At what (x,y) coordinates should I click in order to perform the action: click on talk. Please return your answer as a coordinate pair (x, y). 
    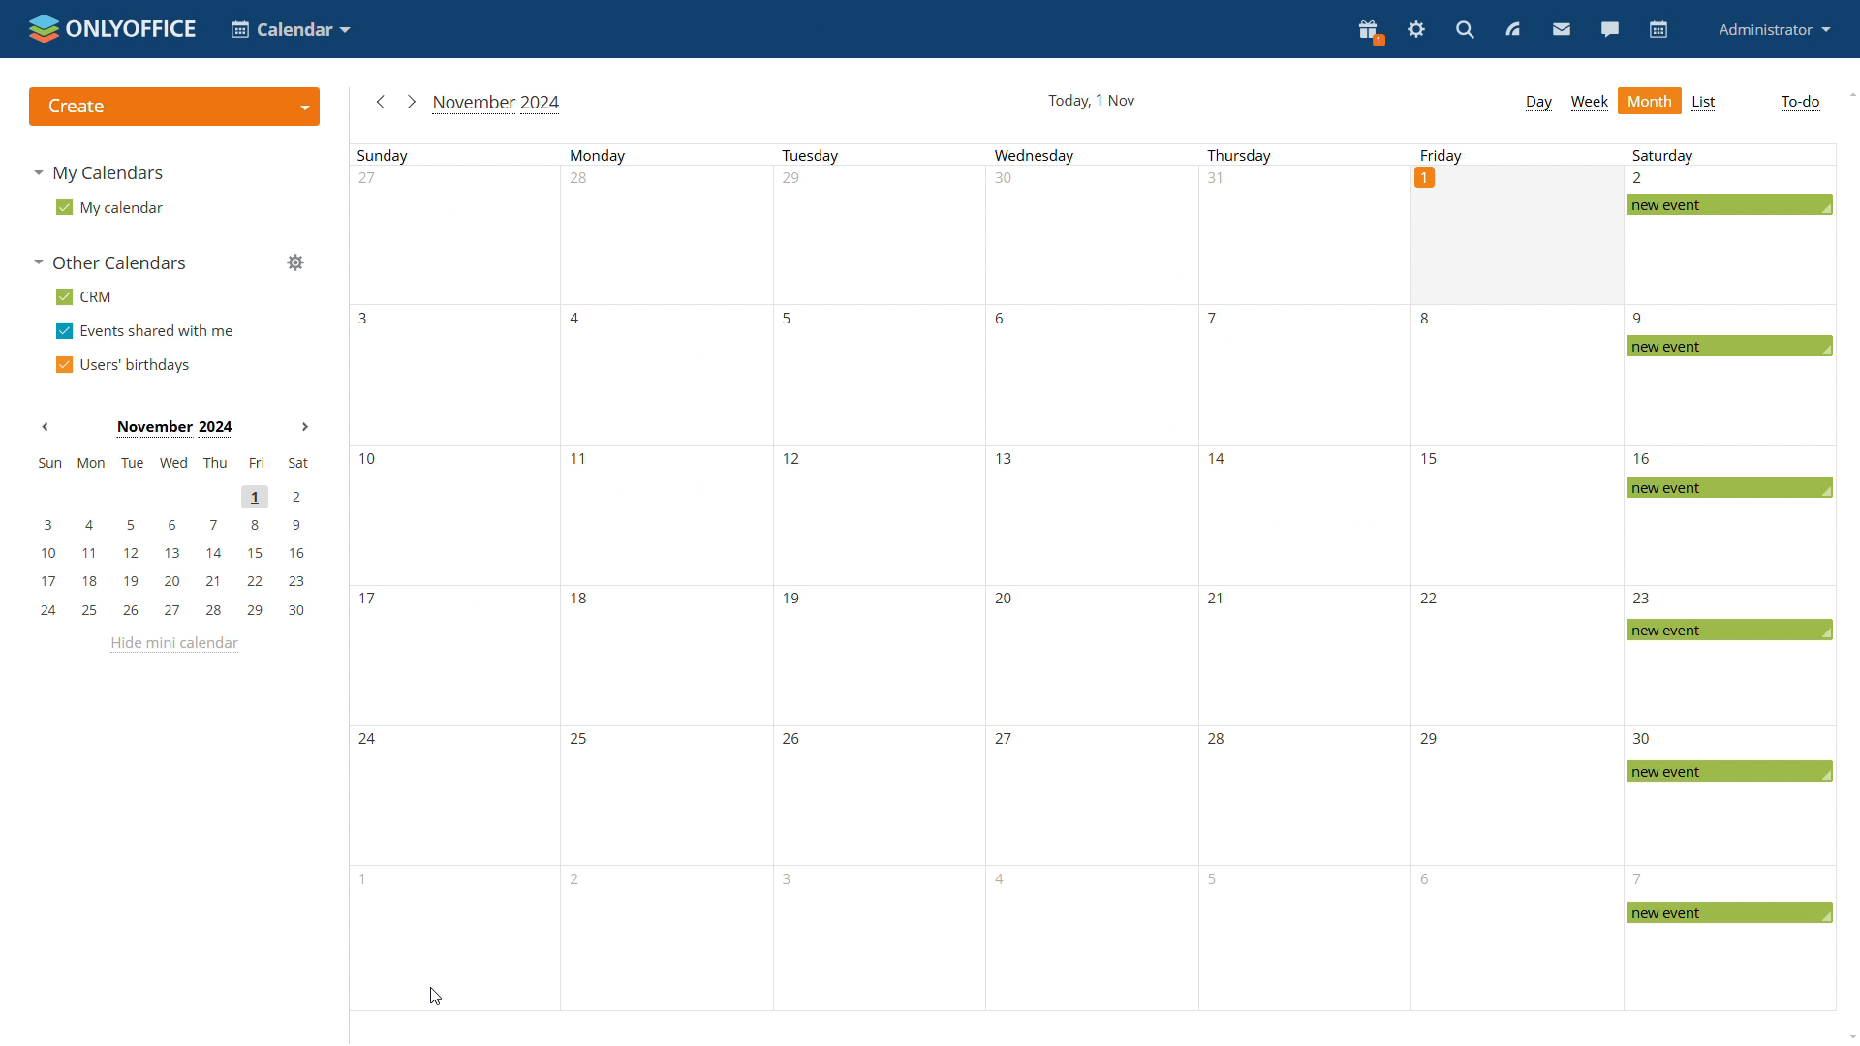
    Looking at the image, I should click on (1610, 31).